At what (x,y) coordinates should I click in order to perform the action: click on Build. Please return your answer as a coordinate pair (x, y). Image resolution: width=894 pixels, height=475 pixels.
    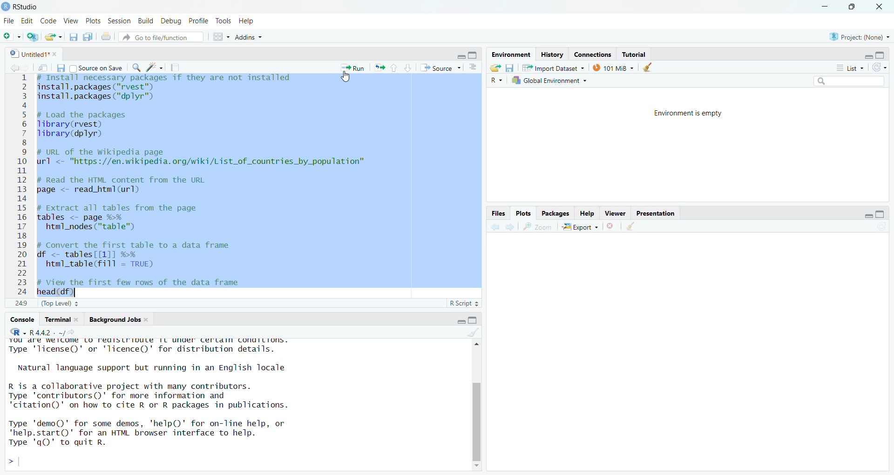
    Looking at the image, I should click on (147, 21).